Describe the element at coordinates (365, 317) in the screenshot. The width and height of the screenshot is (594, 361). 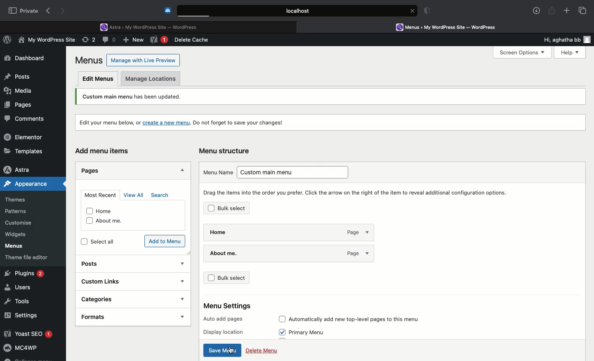
I see `Automatically add new top-level pages to this menu` at that location.